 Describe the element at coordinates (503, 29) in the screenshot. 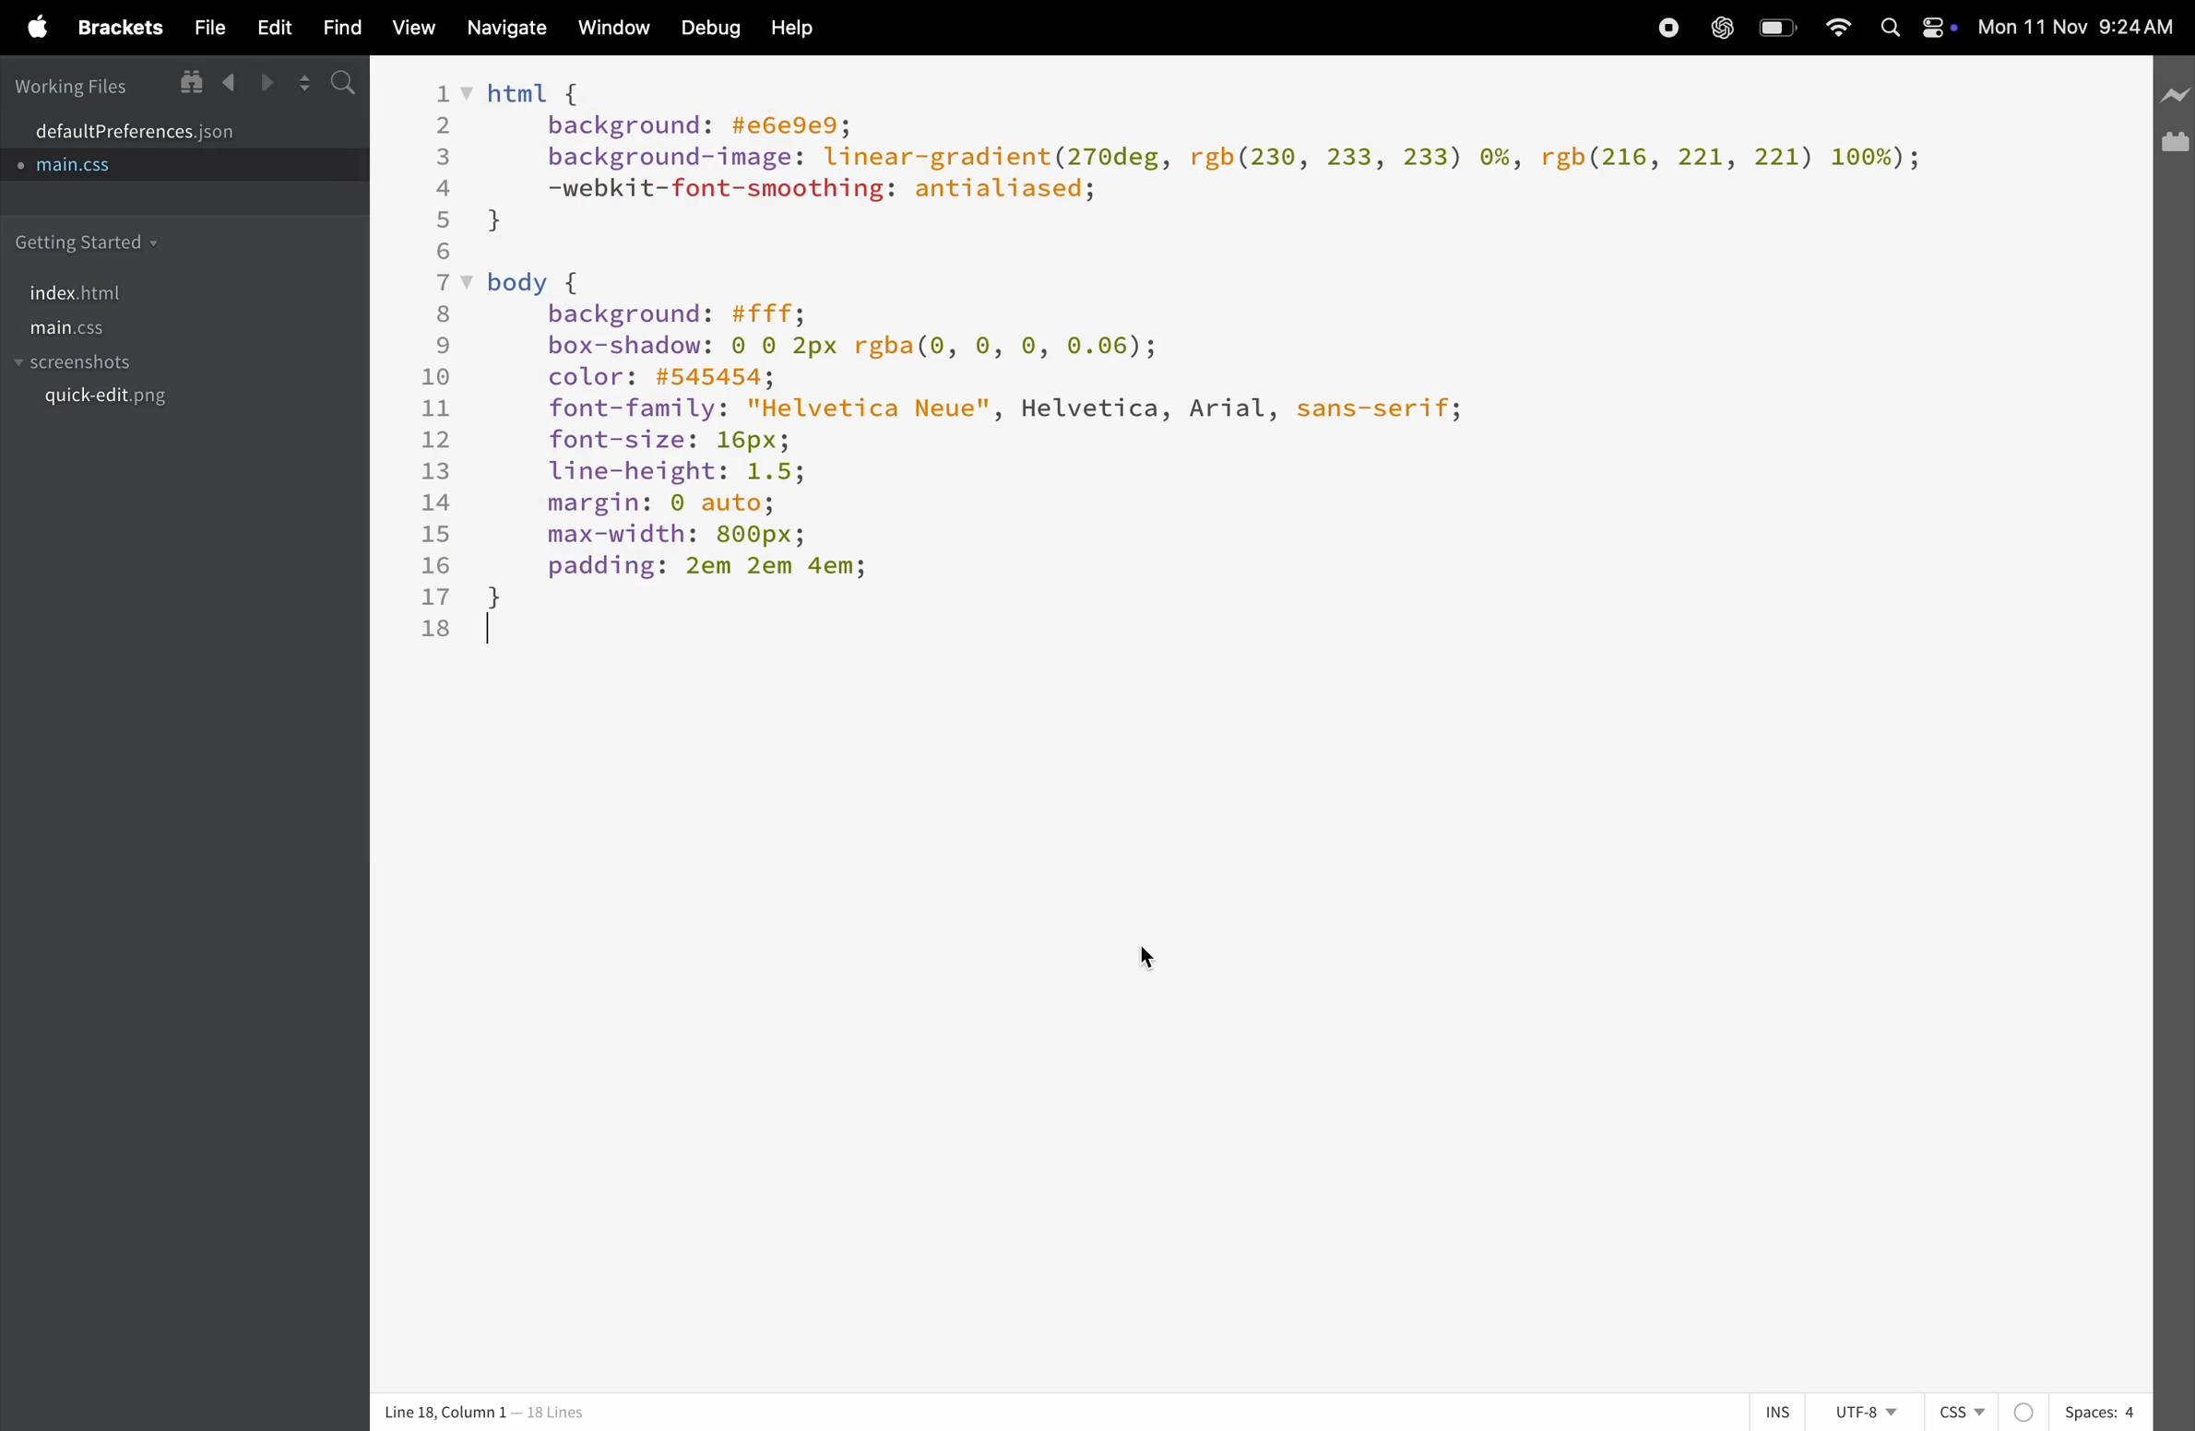

I see `navigate` at that location.